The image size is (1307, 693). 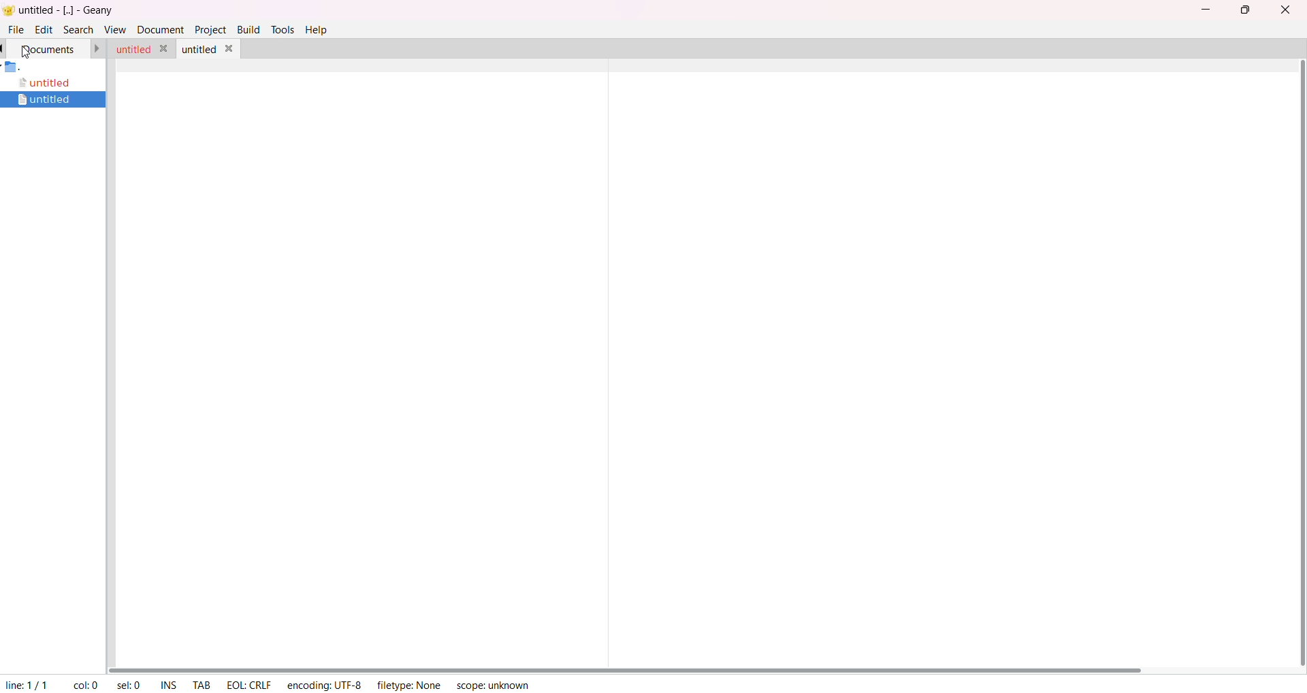 I want to click on tab, so click(x=205, y=683).